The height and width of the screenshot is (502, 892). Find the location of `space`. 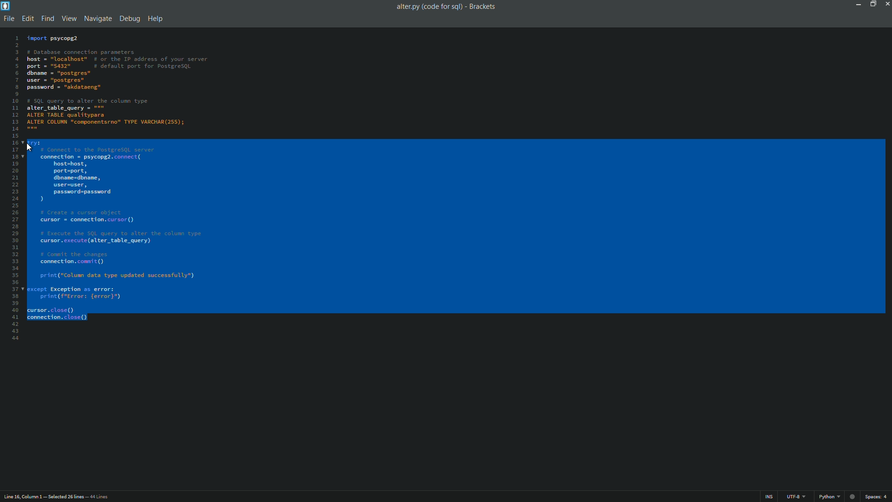

space is located at coordinates (878, 497).